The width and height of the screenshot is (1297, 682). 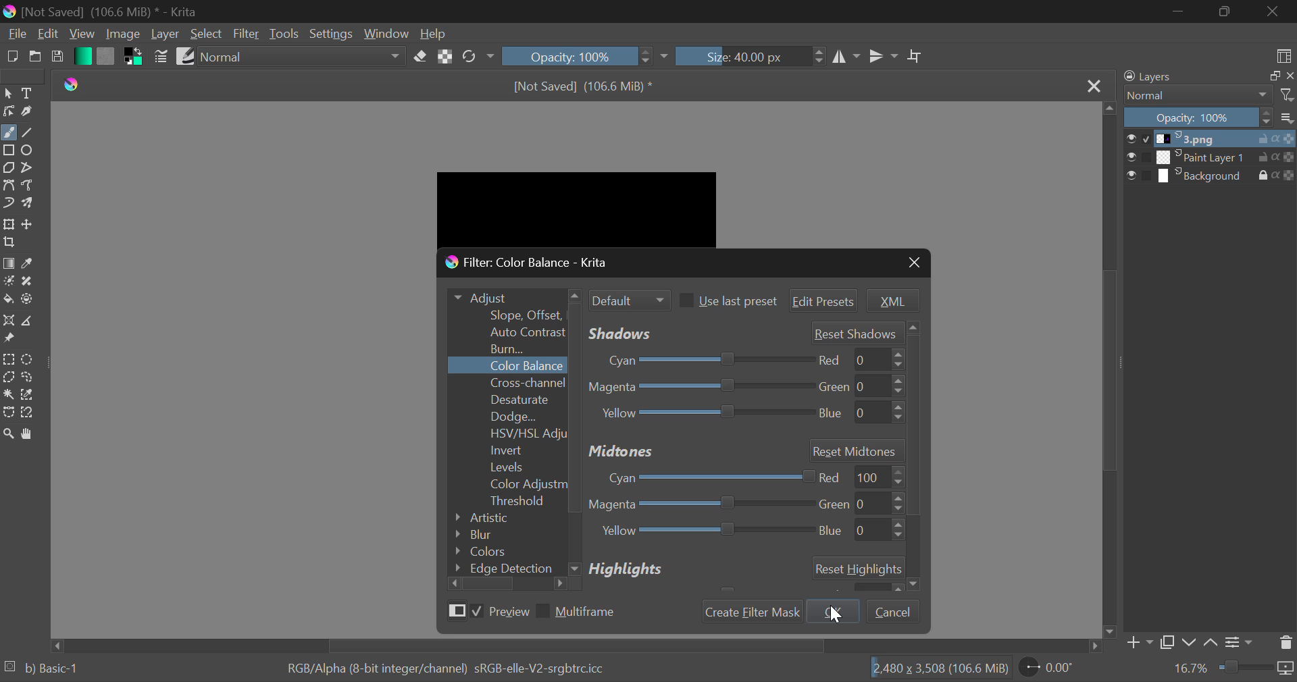 What do you see at coordinates (1051, 669) in the screenshot?
I see `0.00` at bounding box center [1051, 669].